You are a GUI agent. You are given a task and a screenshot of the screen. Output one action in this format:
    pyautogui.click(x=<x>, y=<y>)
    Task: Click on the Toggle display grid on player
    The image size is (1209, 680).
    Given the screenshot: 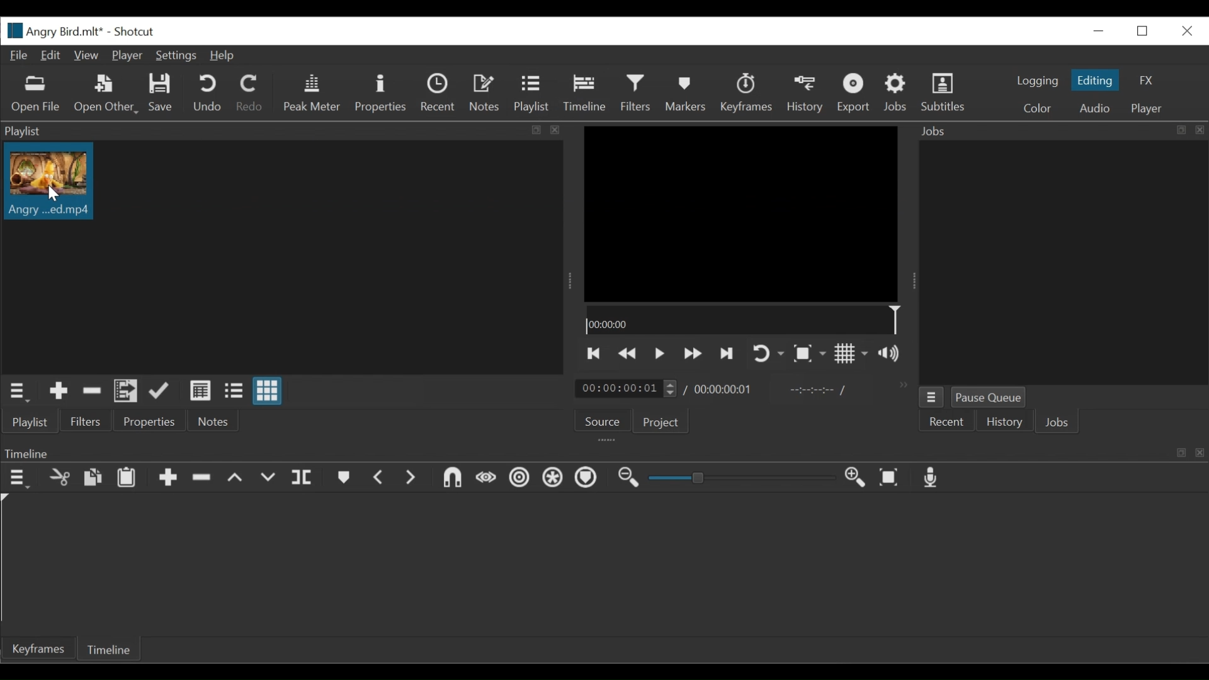 What is the action you would take?
    pyautogui.click(x=852, y=354)
    